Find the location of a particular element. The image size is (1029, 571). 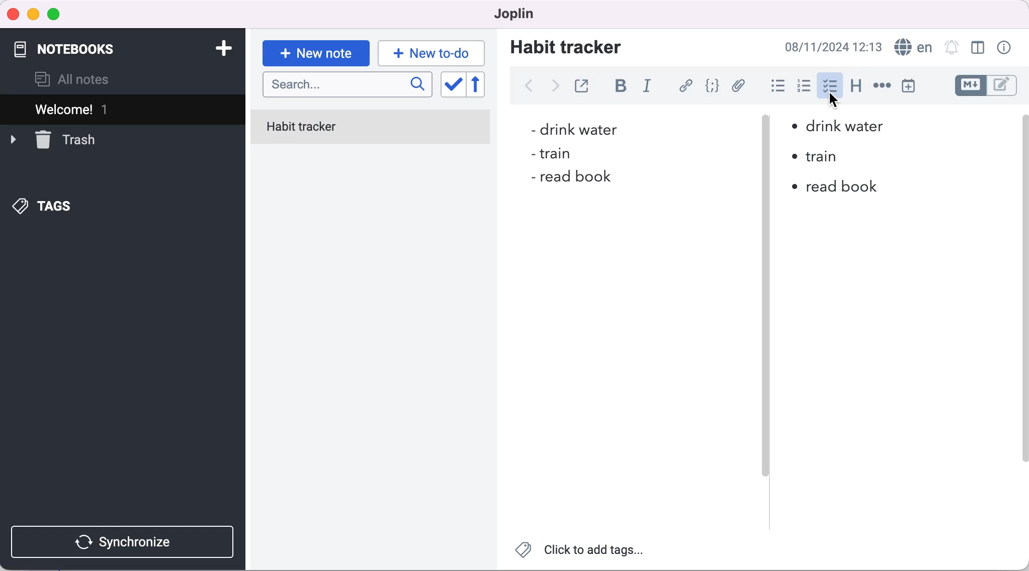

• drink water is located at coordinates (838, 125).